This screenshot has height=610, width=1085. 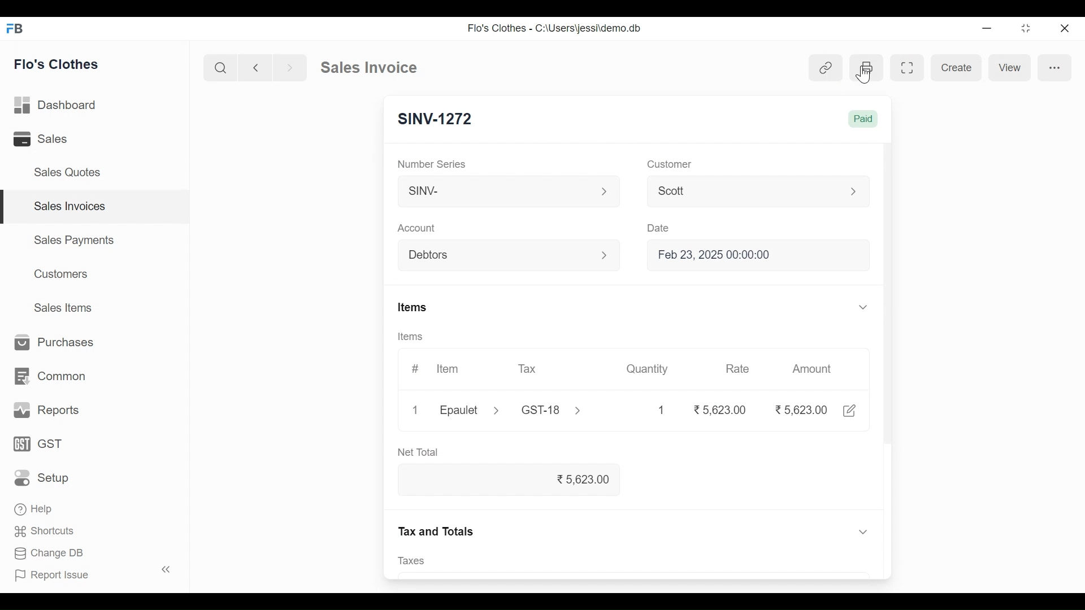 I want to click on Help, so click(x=34, y=511).